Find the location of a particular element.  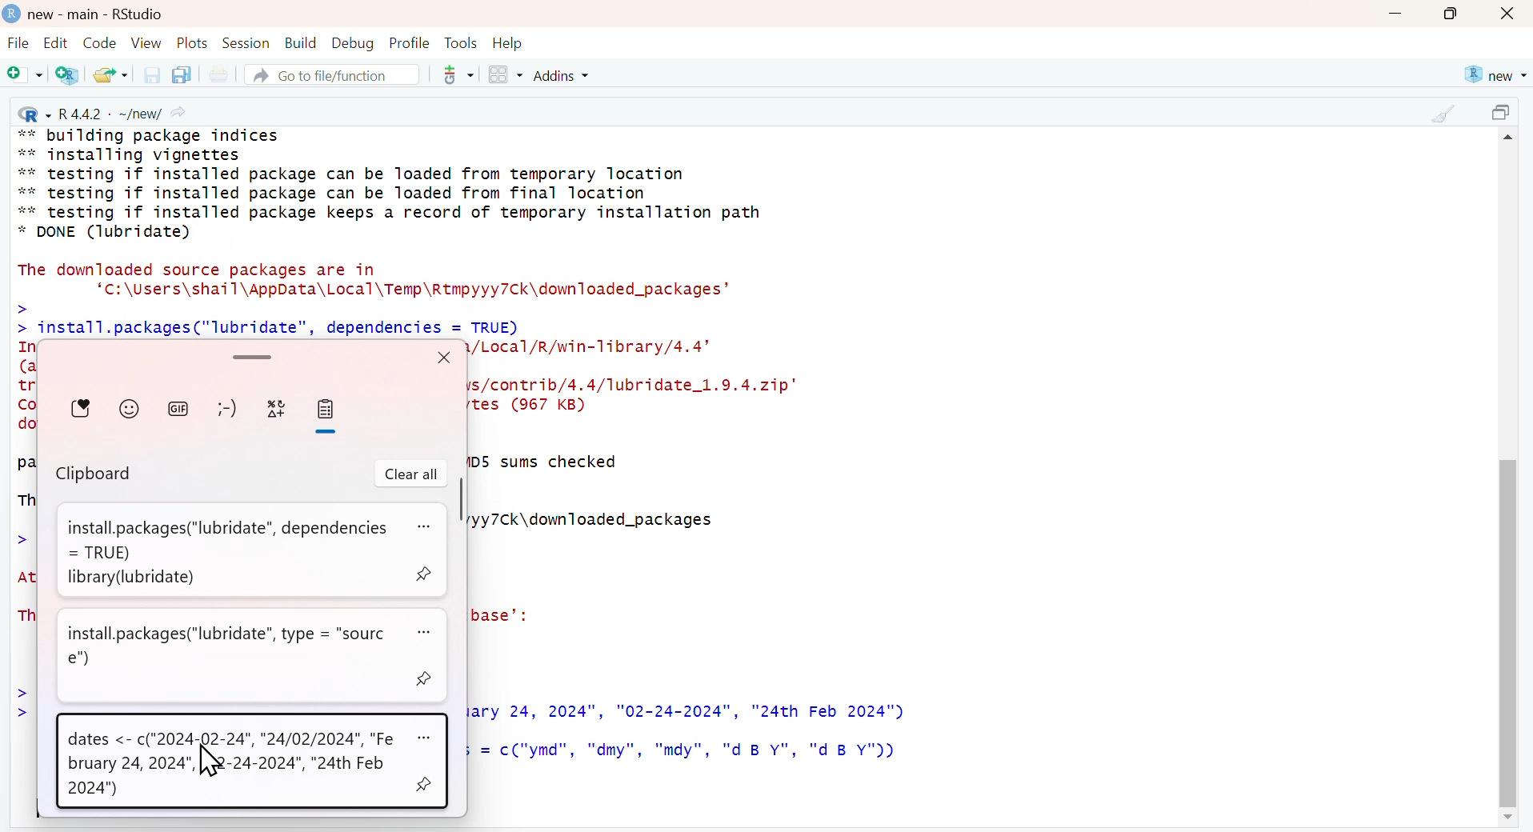

maximize is located at coordinates (1451, 14).